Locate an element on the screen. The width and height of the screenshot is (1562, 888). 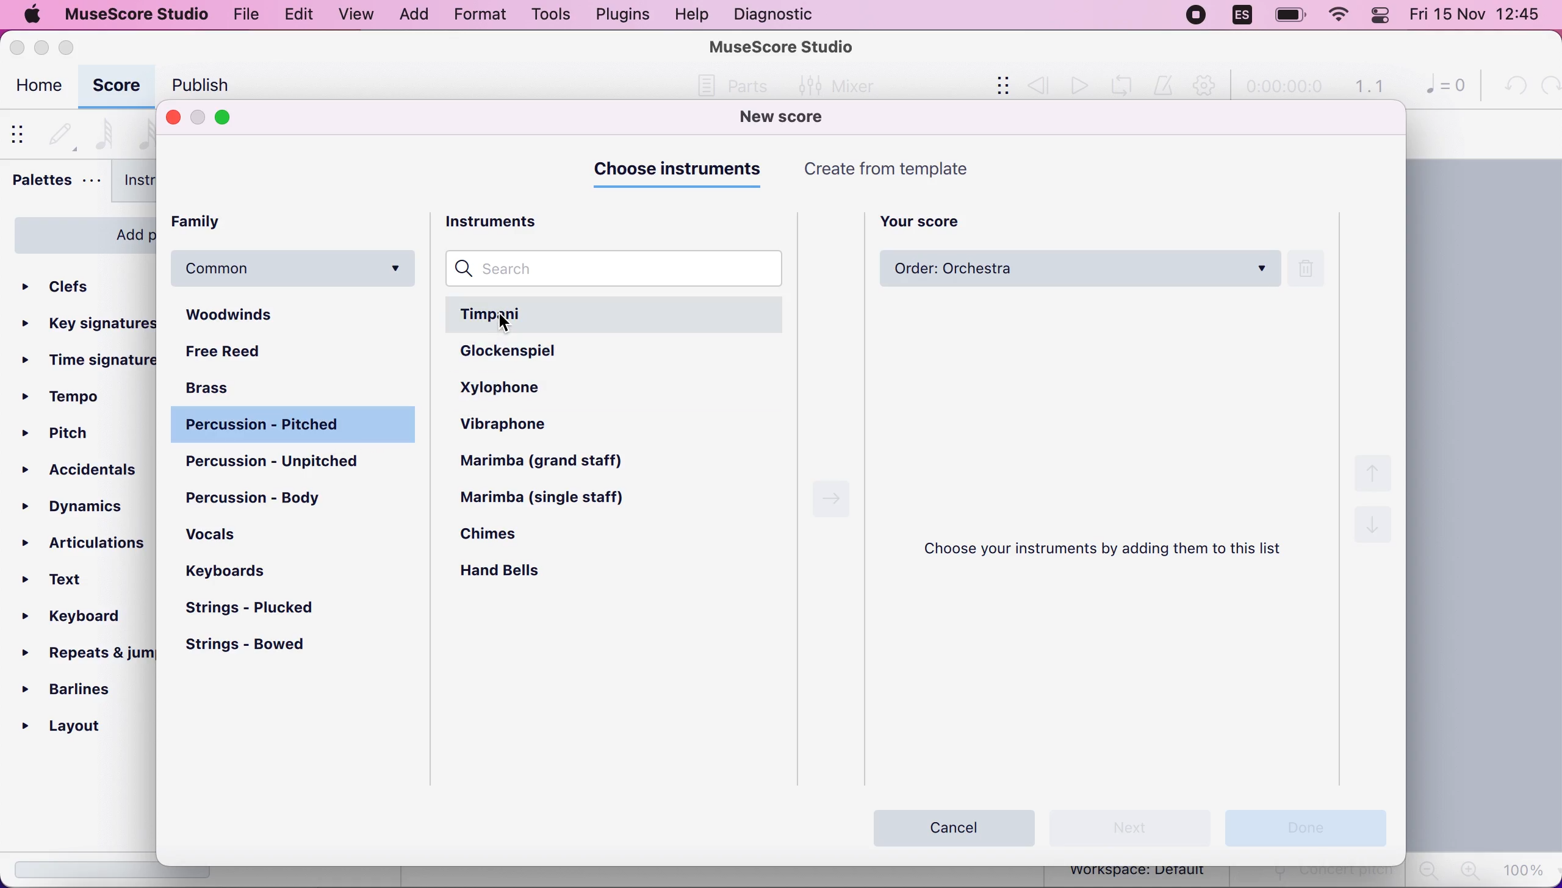
recording stopped is located at coordinates (1195, 15).